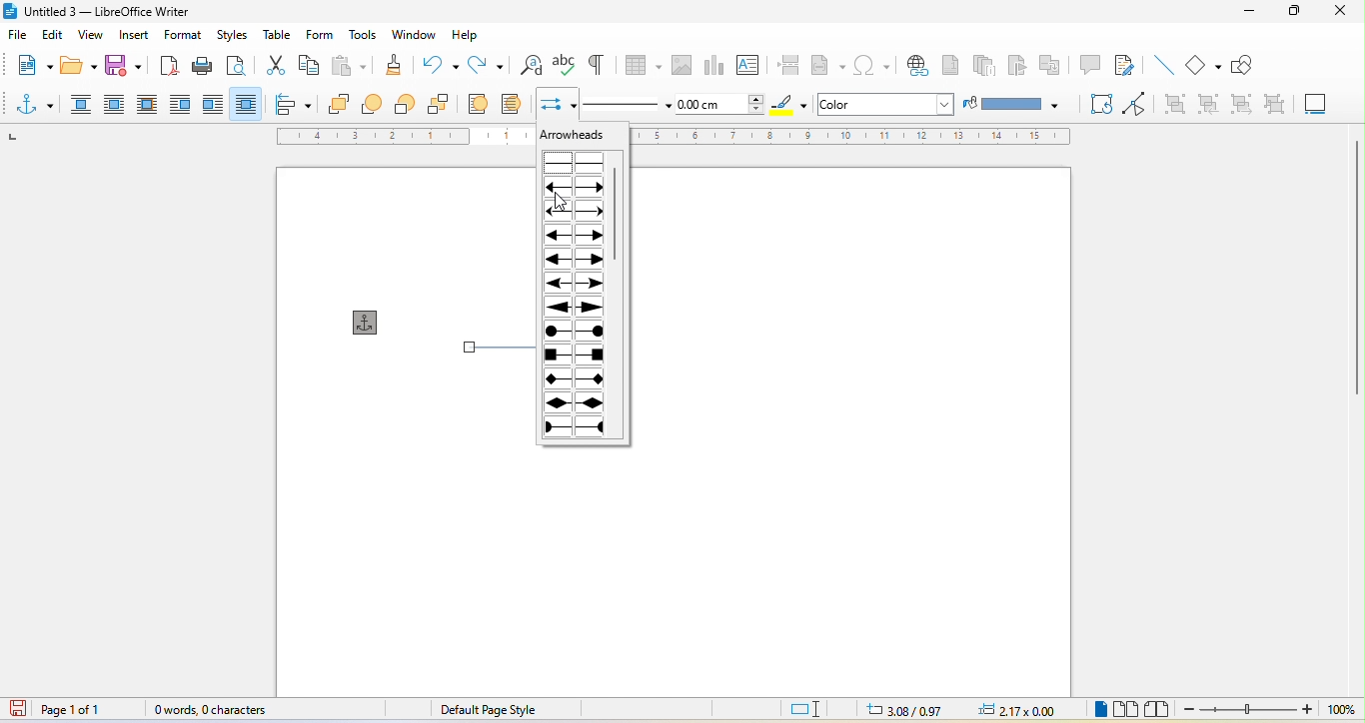 The width and height of the screenshot is (1365, 723). Describe the element at coordinates (1293, 13) in the screenshot. I see `maximize` at that location.